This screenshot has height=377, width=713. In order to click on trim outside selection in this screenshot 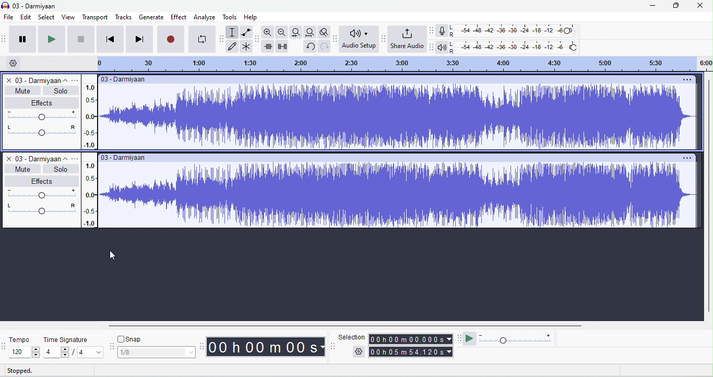, I will do `click(267, 46)`.